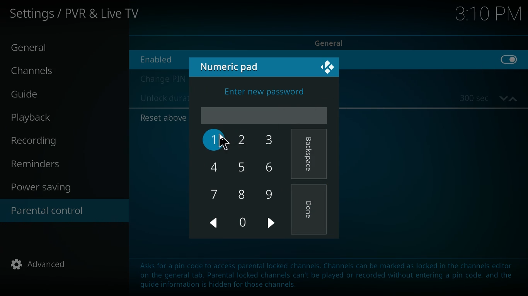  Describe the element at coordinates (265, 90) in the screenshot. I see `enter new password` at that location.